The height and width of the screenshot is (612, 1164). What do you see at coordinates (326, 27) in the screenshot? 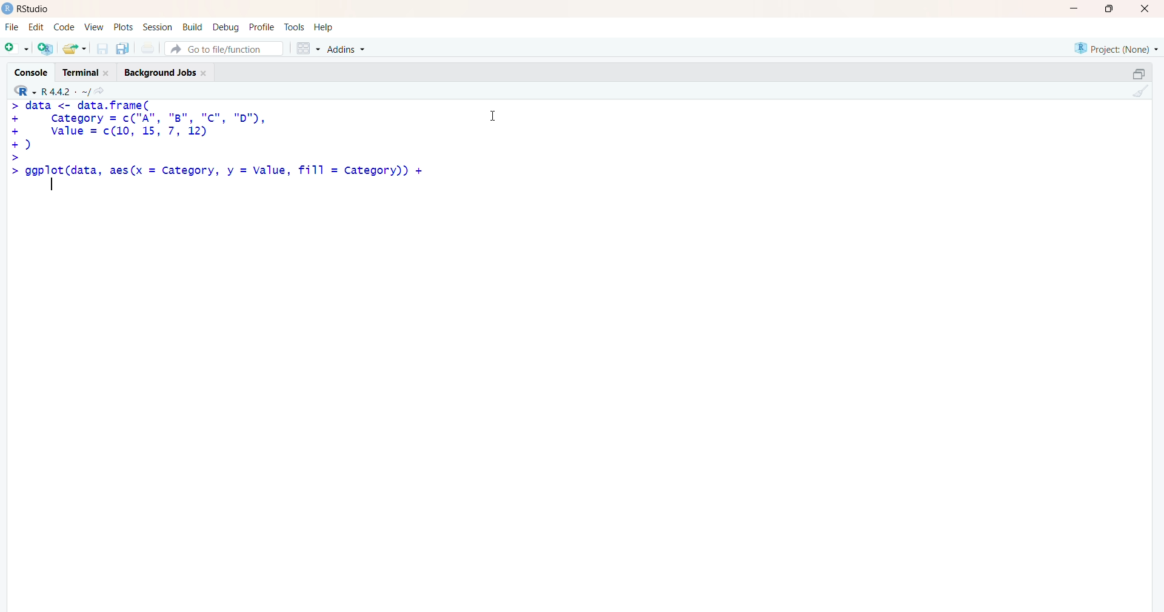
I see `help` at bounding box center [326, 27].